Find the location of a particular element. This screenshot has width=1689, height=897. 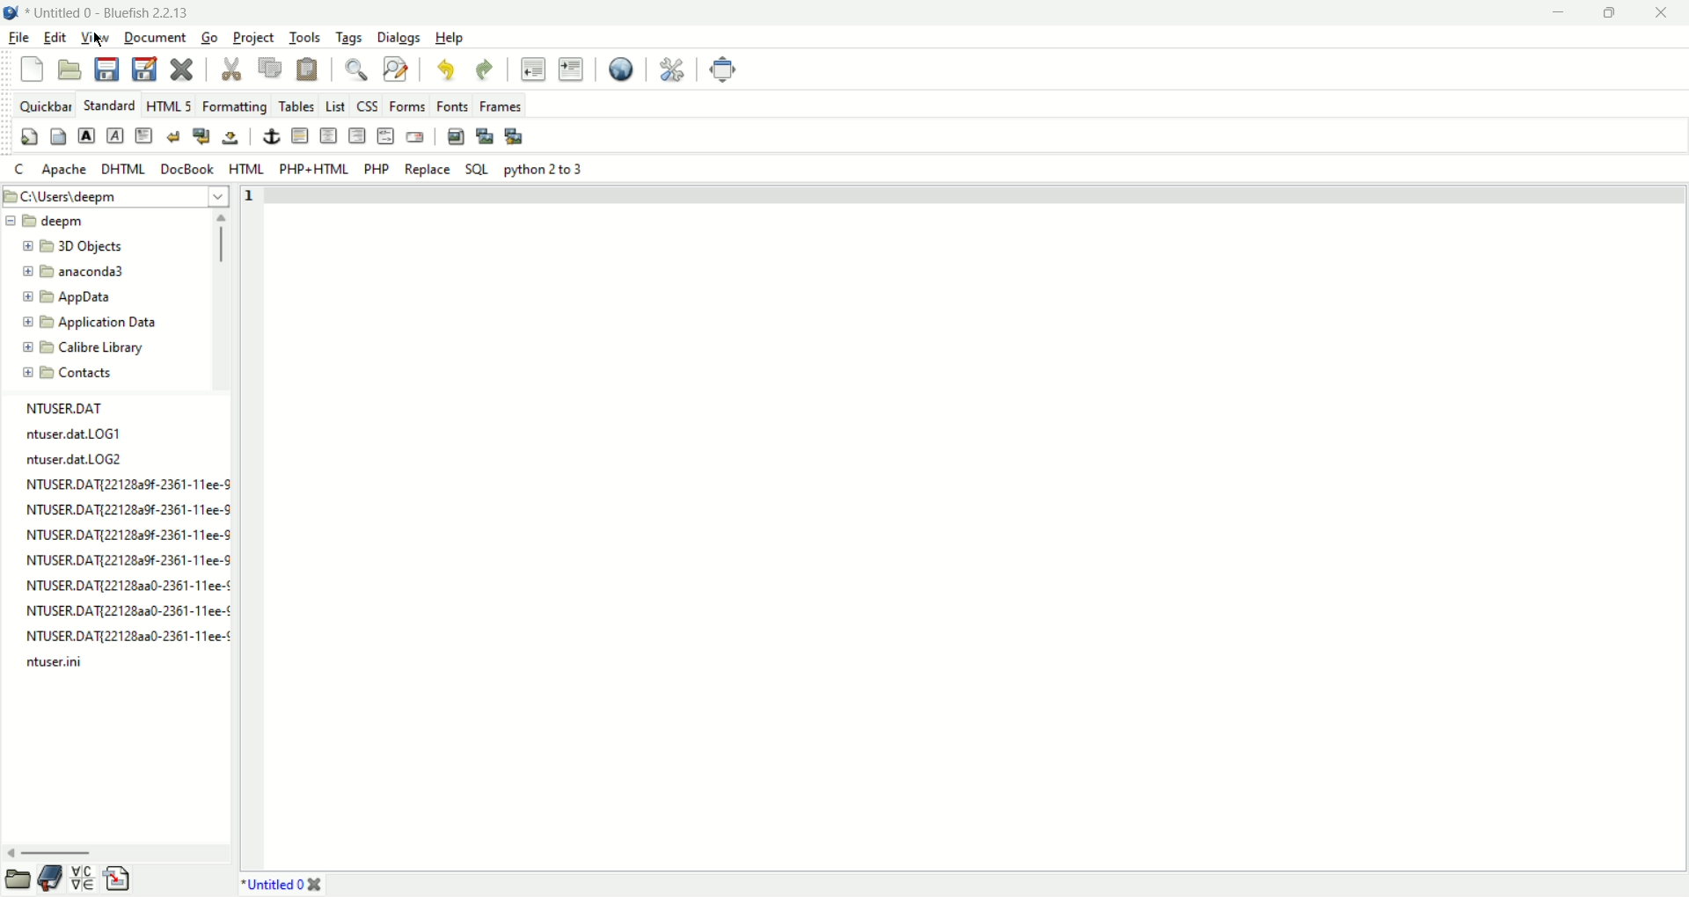

DHTML is located at coordinates (123, 171).